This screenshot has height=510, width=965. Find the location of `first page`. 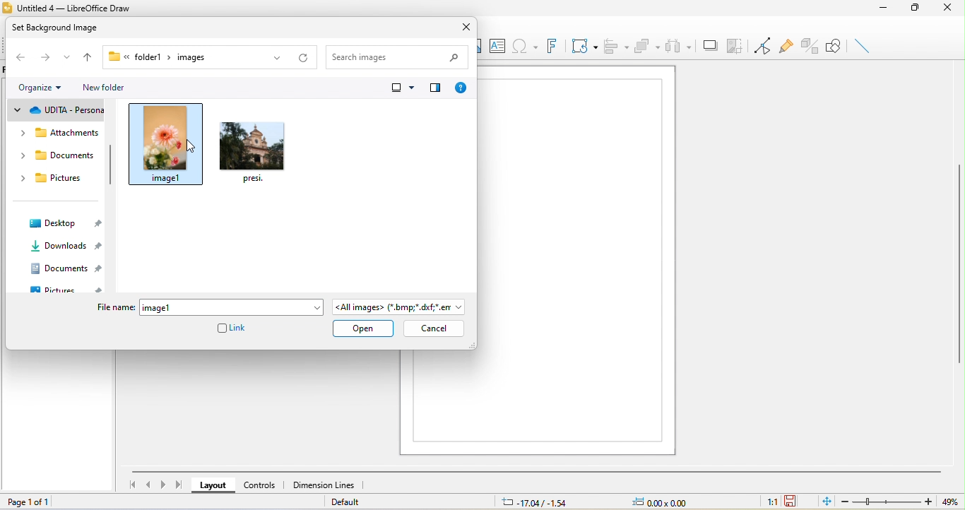

first page is located at coordinates (129, 485).